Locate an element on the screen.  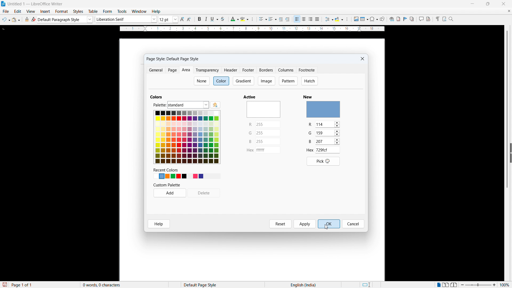
set B is located at coordinates (268, 141).